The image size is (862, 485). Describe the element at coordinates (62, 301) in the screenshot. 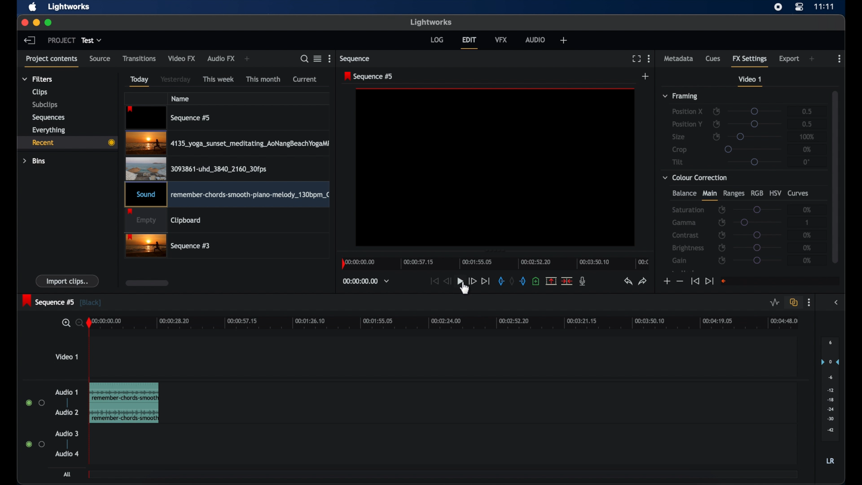

I see `sequence 5` at that location.